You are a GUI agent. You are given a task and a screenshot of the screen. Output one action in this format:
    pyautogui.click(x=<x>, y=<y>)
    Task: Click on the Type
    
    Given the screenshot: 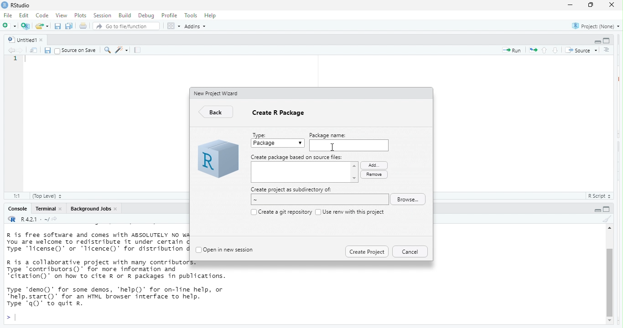 What is the action you would take?
    pyautogui.click(x=261, y=134)
    